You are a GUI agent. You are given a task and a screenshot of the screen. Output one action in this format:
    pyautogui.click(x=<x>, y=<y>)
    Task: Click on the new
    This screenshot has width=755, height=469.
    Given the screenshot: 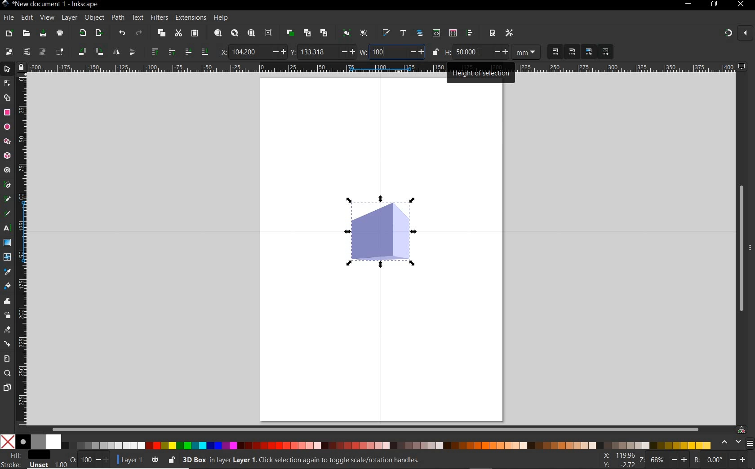 What is the action you would take?
    pyautogui.click(x=8, y=33)
    